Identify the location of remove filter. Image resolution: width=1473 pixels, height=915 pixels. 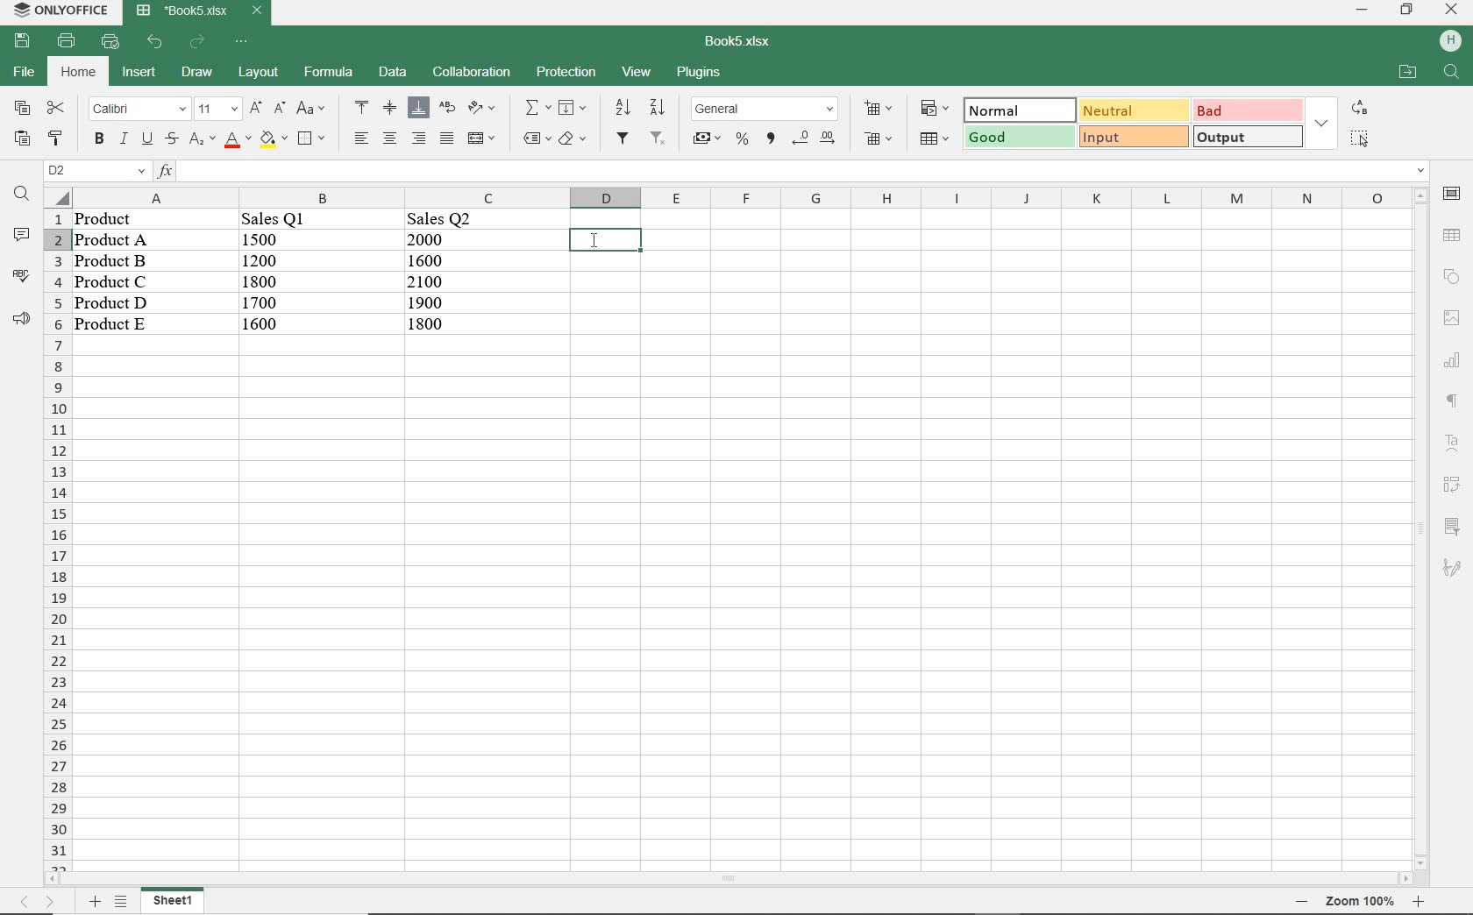
(661, 138).